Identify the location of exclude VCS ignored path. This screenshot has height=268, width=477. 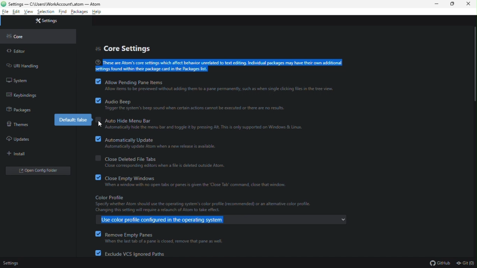
(134, 253).